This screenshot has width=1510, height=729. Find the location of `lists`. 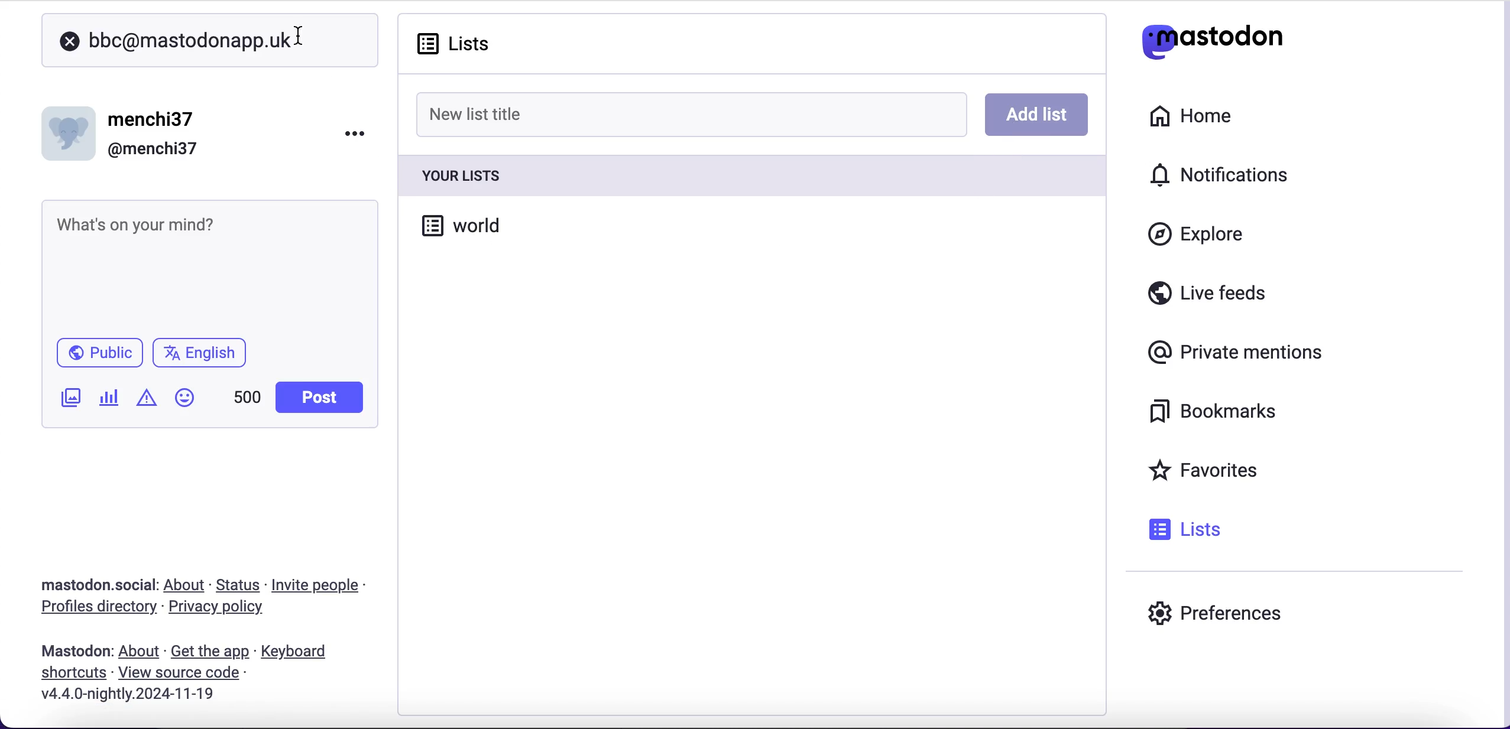

lists is located at coordinates (455, 42).